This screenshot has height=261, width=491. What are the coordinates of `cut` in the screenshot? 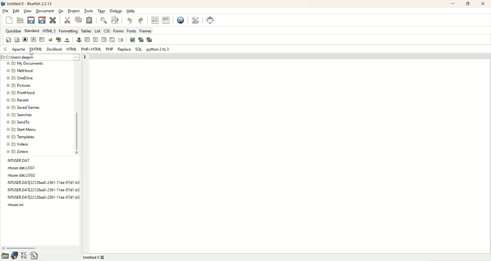 It's located at (67, 20).